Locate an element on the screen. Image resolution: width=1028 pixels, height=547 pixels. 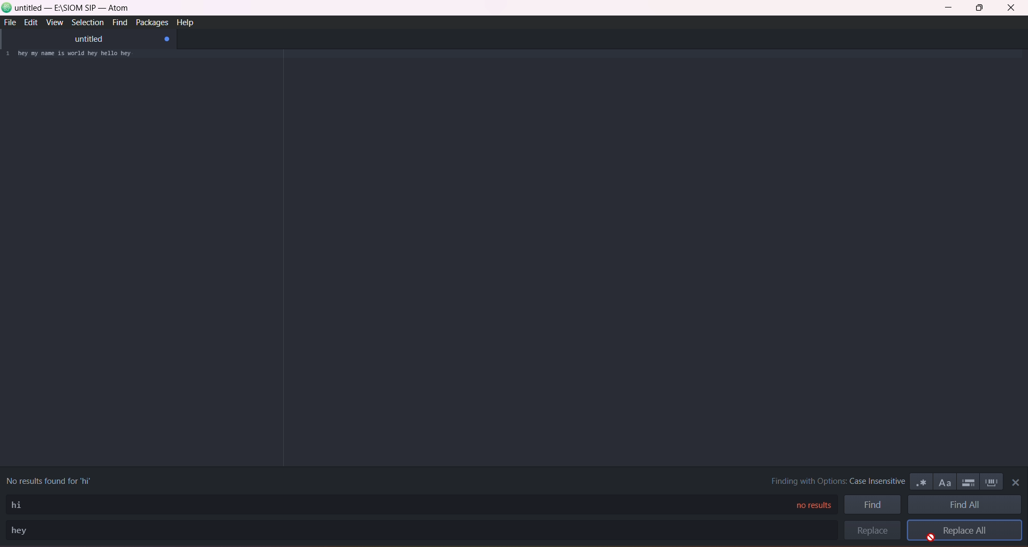
close tab is located at coordinates (168, 40).